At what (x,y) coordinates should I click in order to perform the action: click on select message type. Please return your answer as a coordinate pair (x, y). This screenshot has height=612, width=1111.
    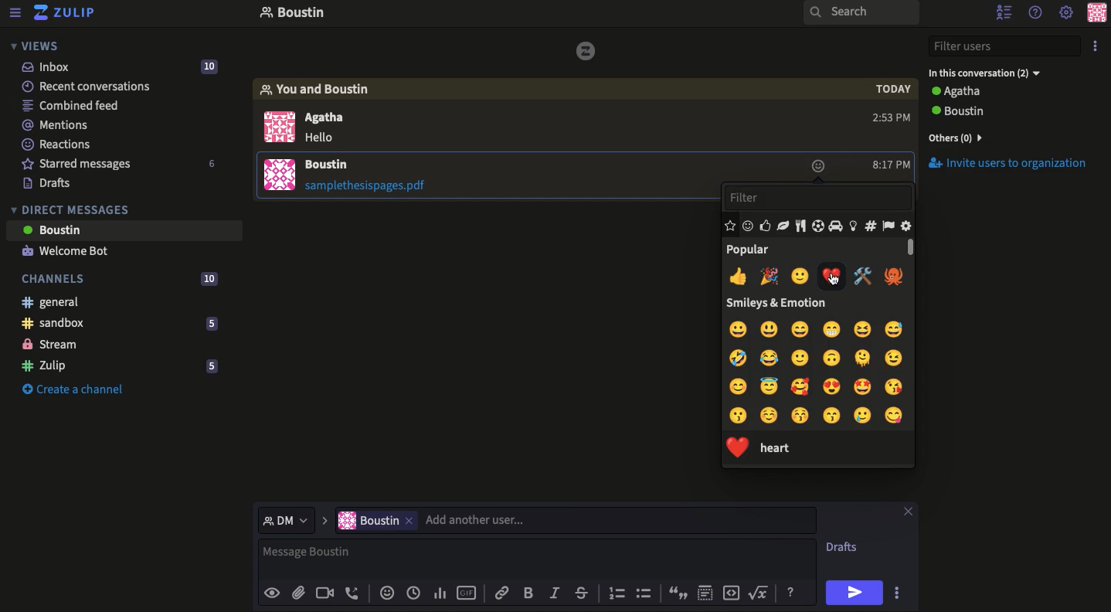
    Looking at the image, I should click on (287, 519).